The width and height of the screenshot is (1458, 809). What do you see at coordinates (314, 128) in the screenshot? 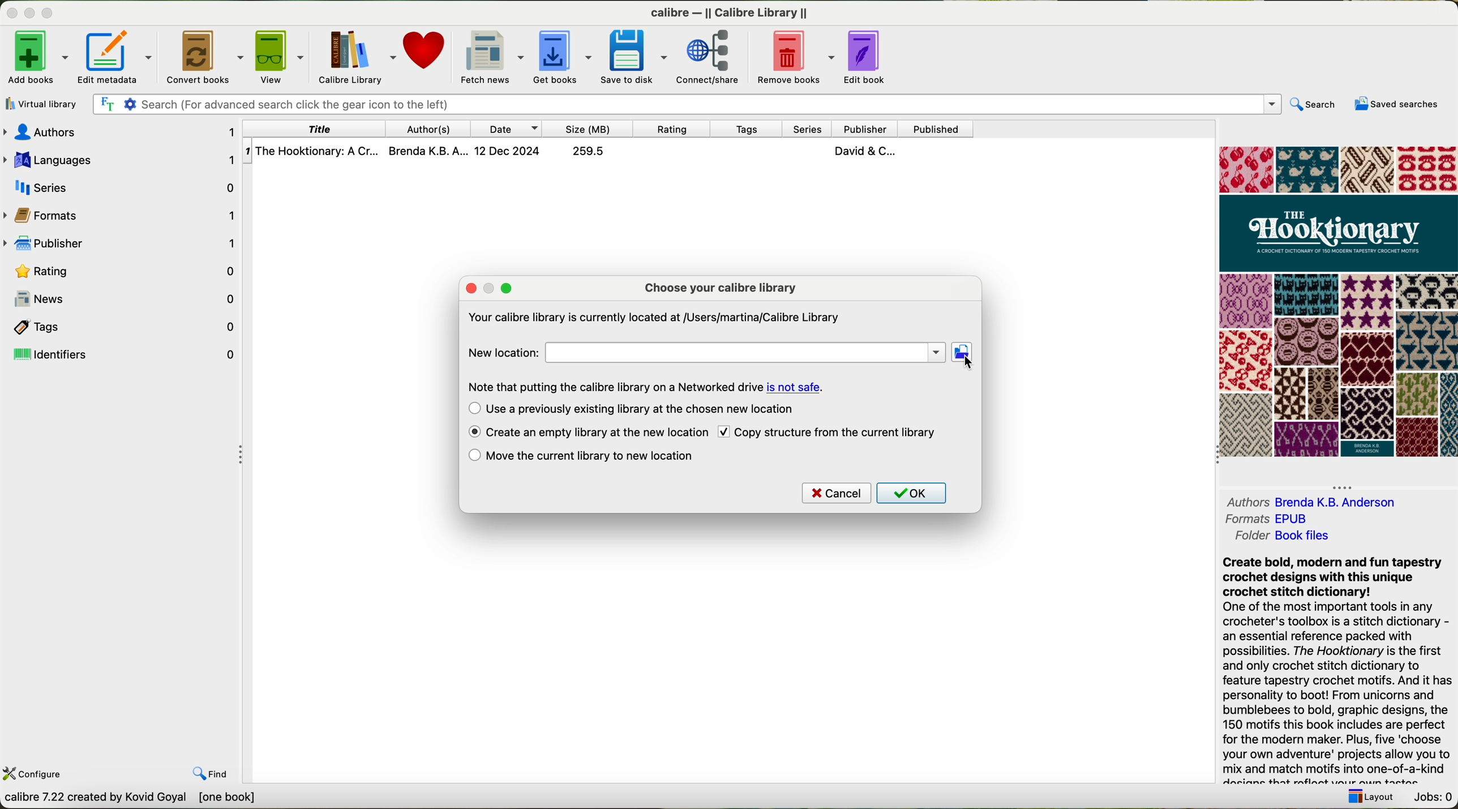
I see `title` at bounding box center [314, 128].